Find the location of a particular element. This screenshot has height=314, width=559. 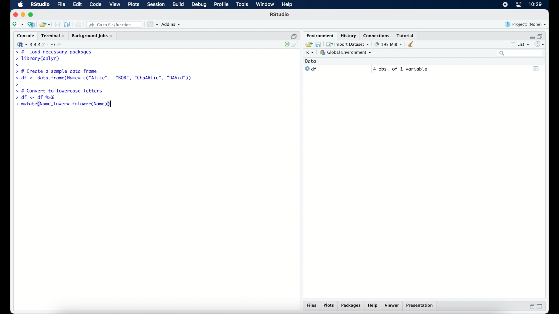

packages is located at coordinates (351, 306).